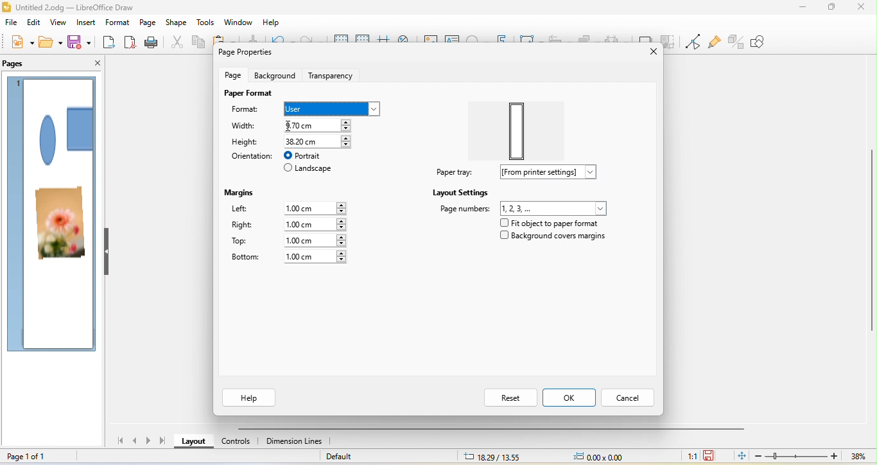 The height and width of the screenshot is (465, 877). I want to click on previous page, so click(137, 443).